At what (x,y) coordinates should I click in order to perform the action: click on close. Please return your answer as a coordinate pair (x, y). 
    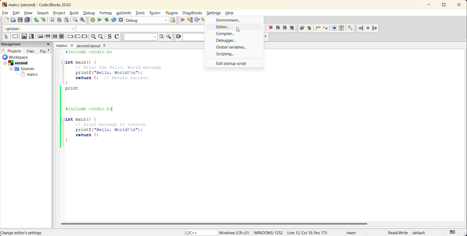
    Looking at the image, I should click on (460, 5).